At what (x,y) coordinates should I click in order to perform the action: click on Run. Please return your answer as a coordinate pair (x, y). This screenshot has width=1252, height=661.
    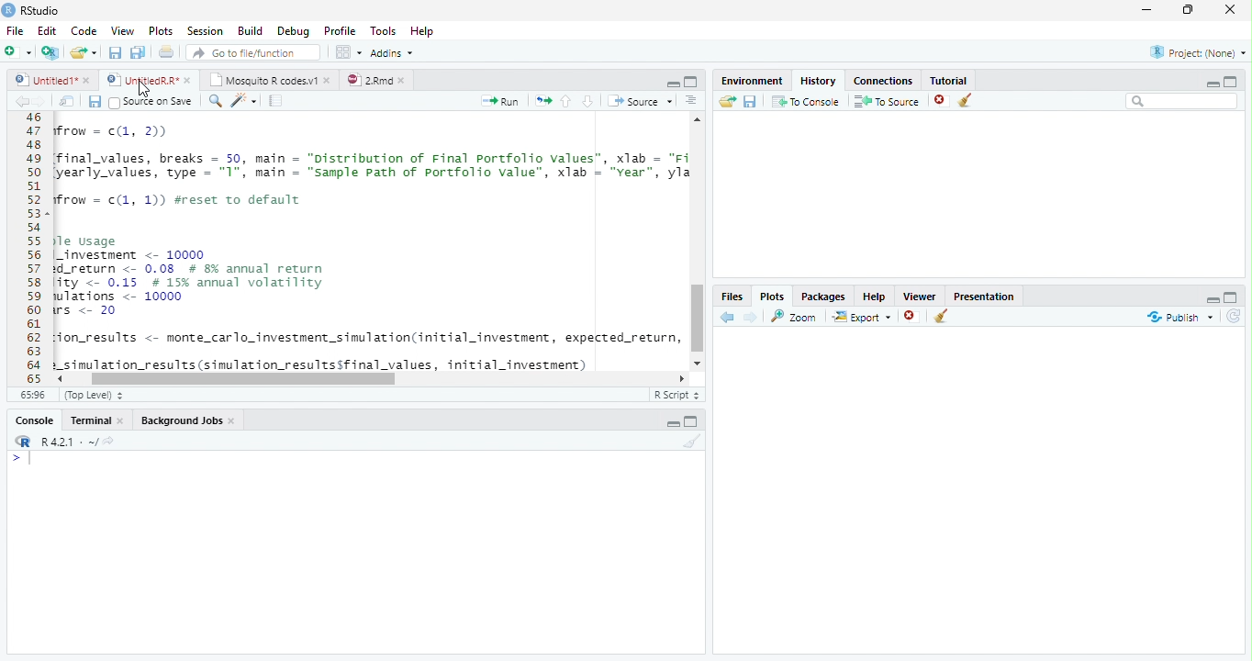
    Looking at the image, I should click on (501, 101).